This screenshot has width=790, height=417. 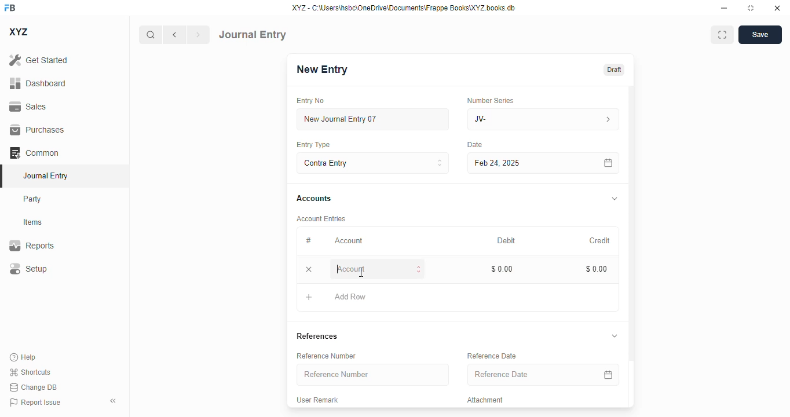 What do you see at coordinates (309, 269) in the screenshot?
I see `remove` at bounding box center [309, 269].